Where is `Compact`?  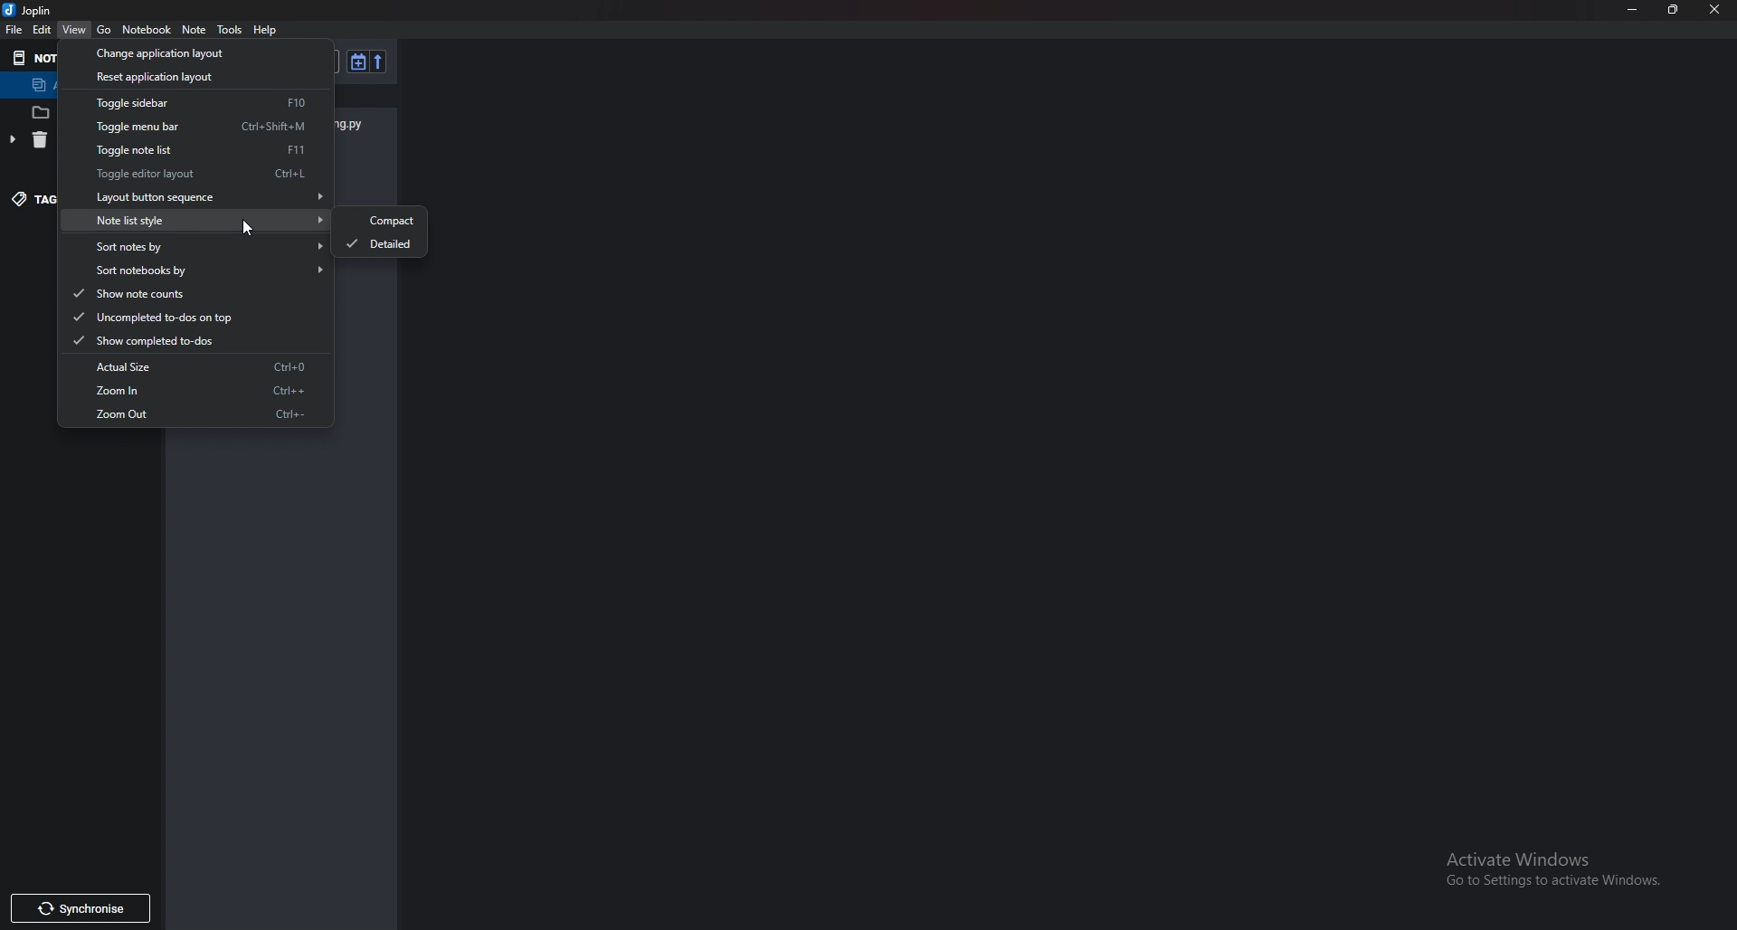
Compact is located at coordinates (387, 220).